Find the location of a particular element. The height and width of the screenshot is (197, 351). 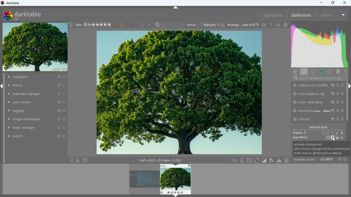

menu is located at coordinates (345, 71).